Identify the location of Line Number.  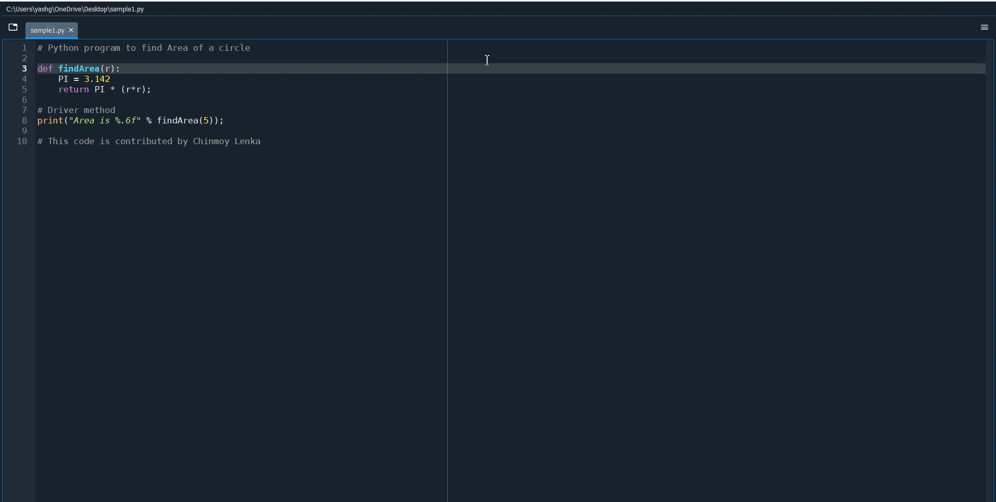
(16, 268).